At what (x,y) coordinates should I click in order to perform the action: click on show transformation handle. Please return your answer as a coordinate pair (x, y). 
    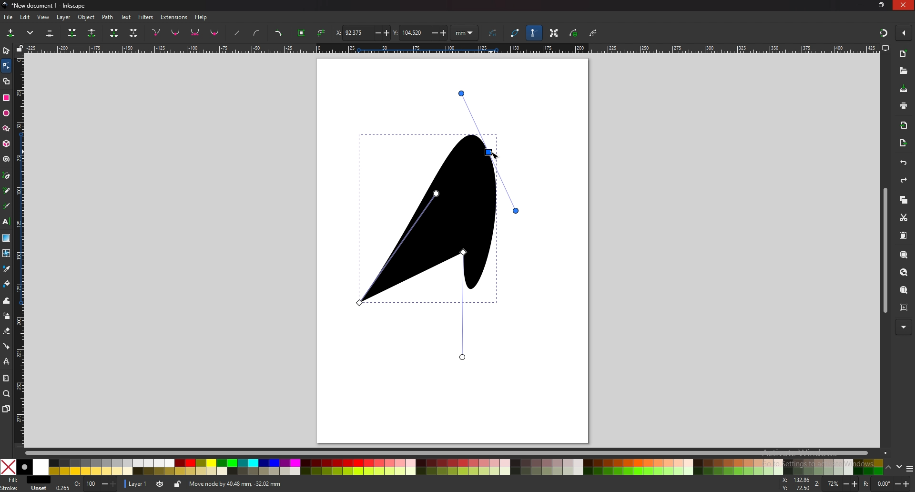
    Looking at the image, I should click on (555, 33).